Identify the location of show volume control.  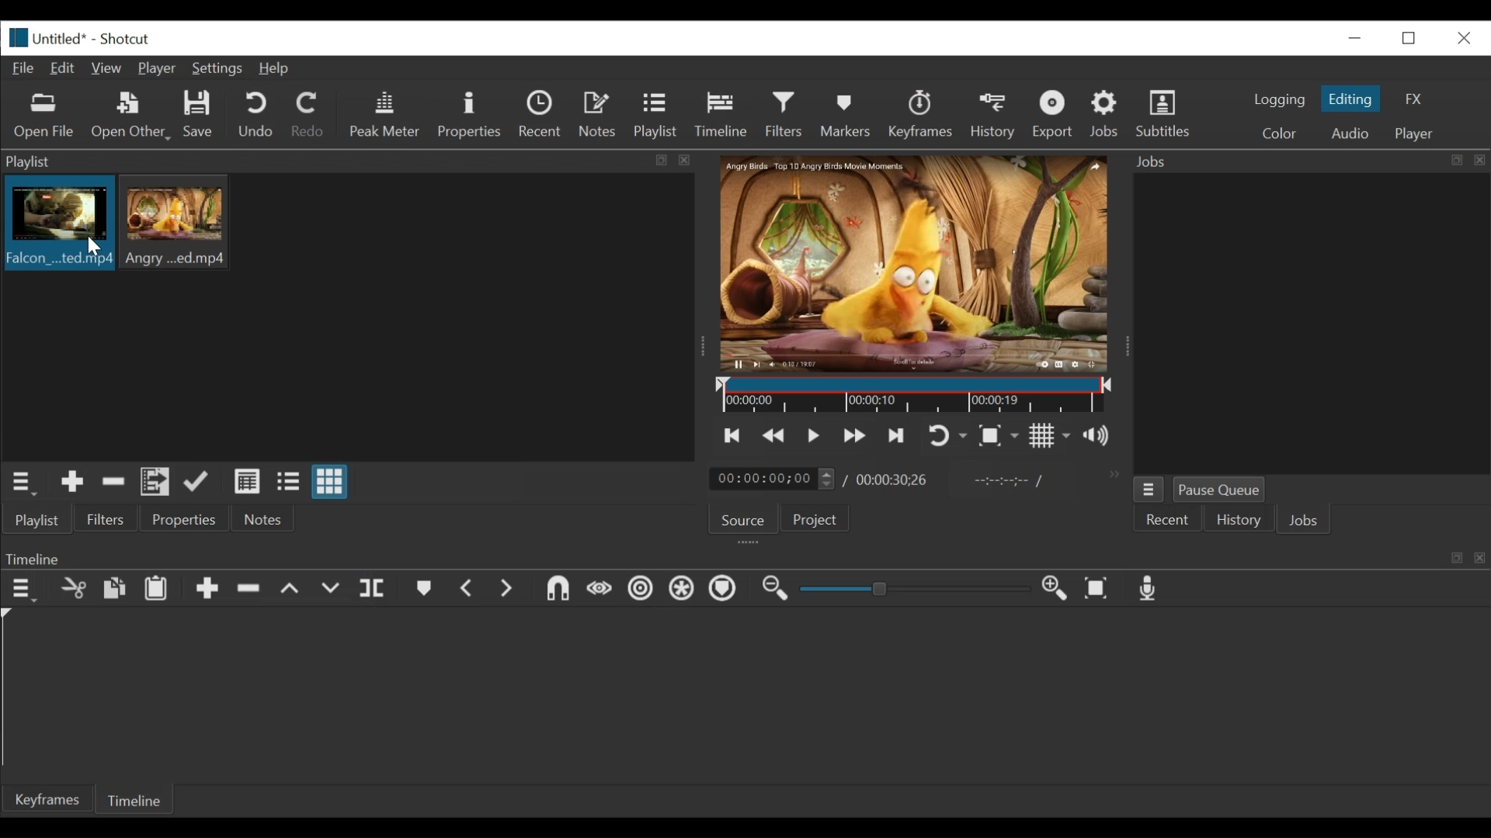
(1103, 437).